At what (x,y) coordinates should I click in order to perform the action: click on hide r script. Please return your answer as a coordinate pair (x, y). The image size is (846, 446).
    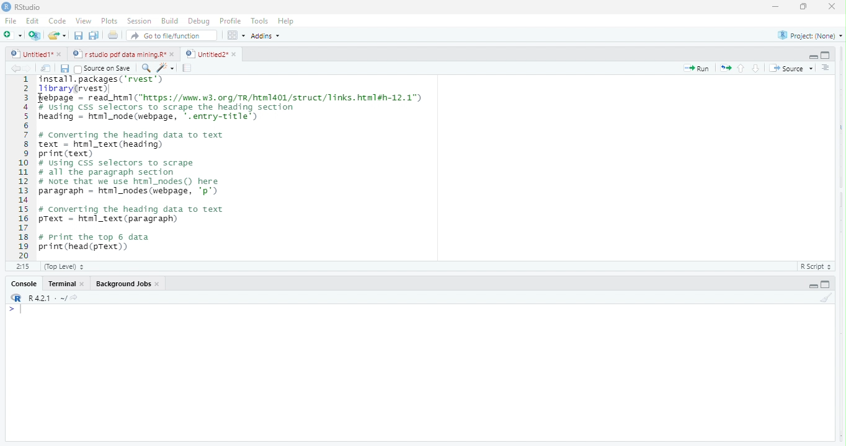
    Looking at the image, I should click on (812, 55).